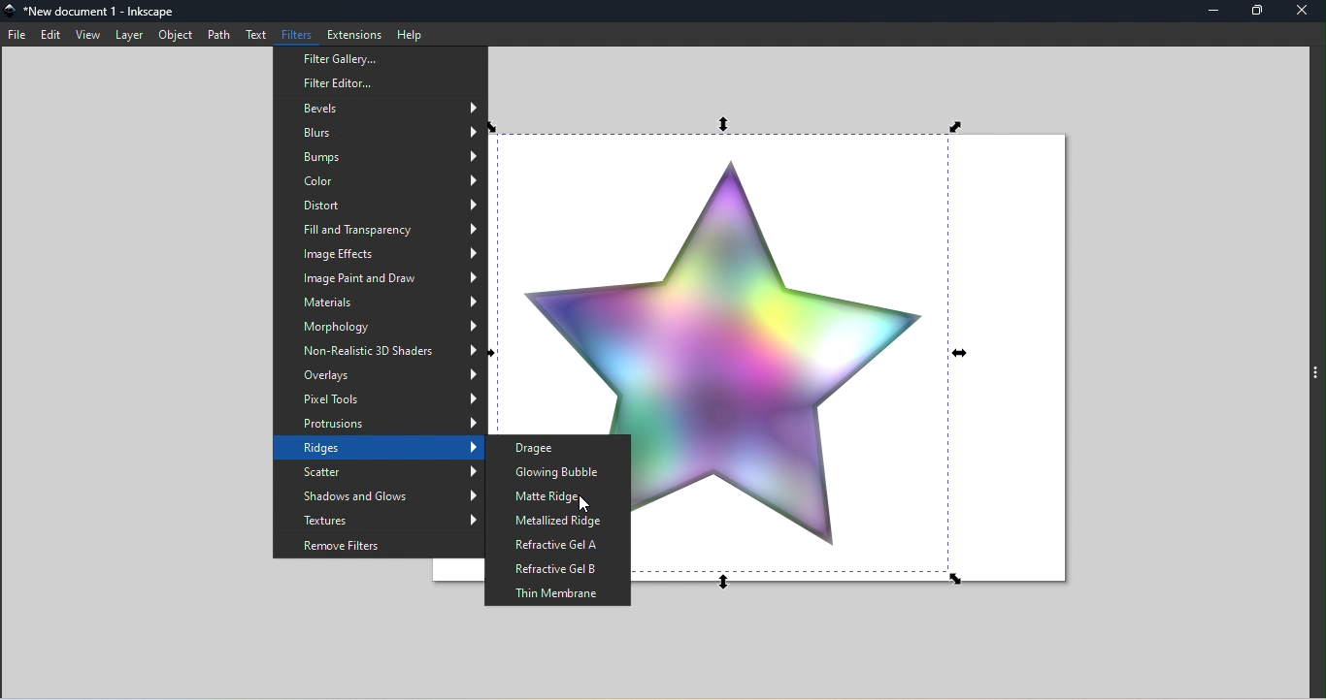 The height and width of the screenshot is (700, 1326). What do you see at coordinates (50, 35) in the screenshot?
I see `Edit` at bounding box center [50, 35].